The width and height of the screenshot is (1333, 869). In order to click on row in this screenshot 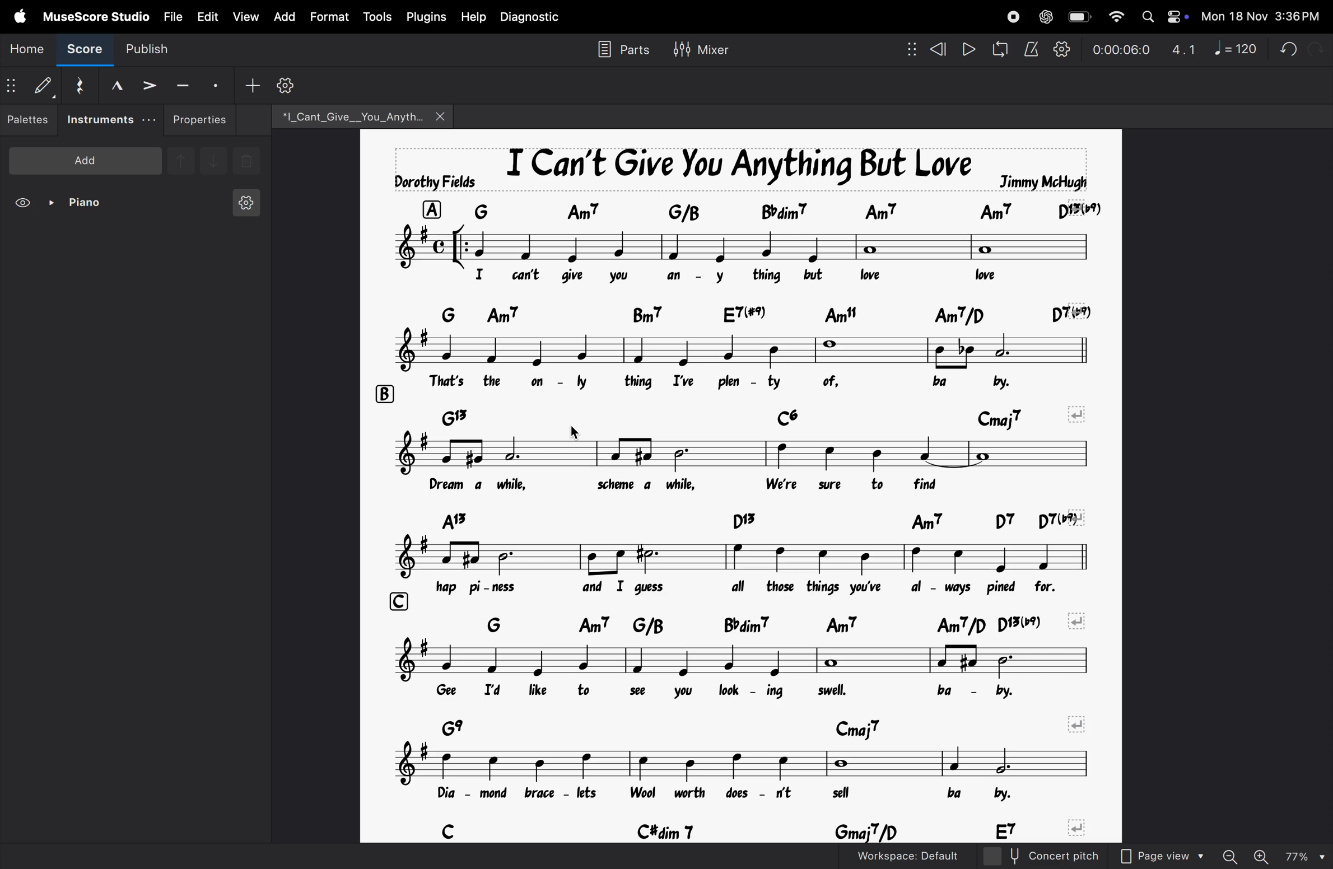, I will do `click(401, 605)`.